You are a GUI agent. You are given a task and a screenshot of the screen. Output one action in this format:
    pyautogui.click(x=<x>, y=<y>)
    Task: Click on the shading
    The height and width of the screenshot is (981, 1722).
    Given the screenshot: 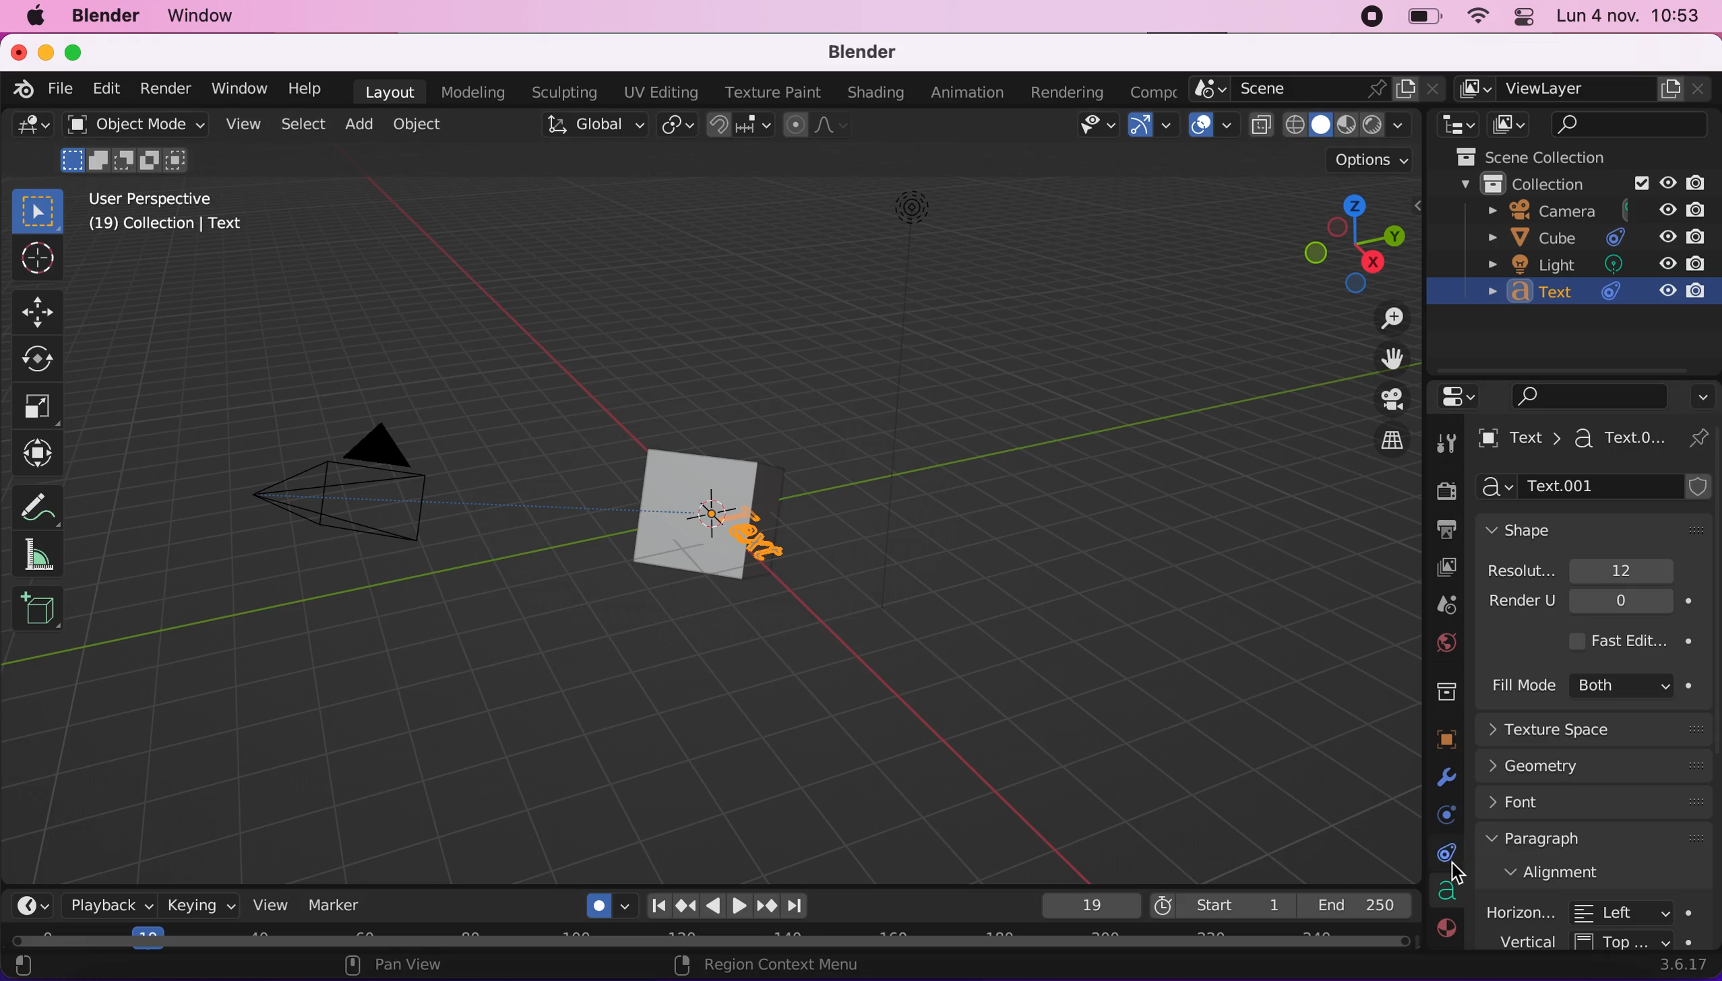 What is the action you would take?
    pyautogui.click(x=875, y=93)
    